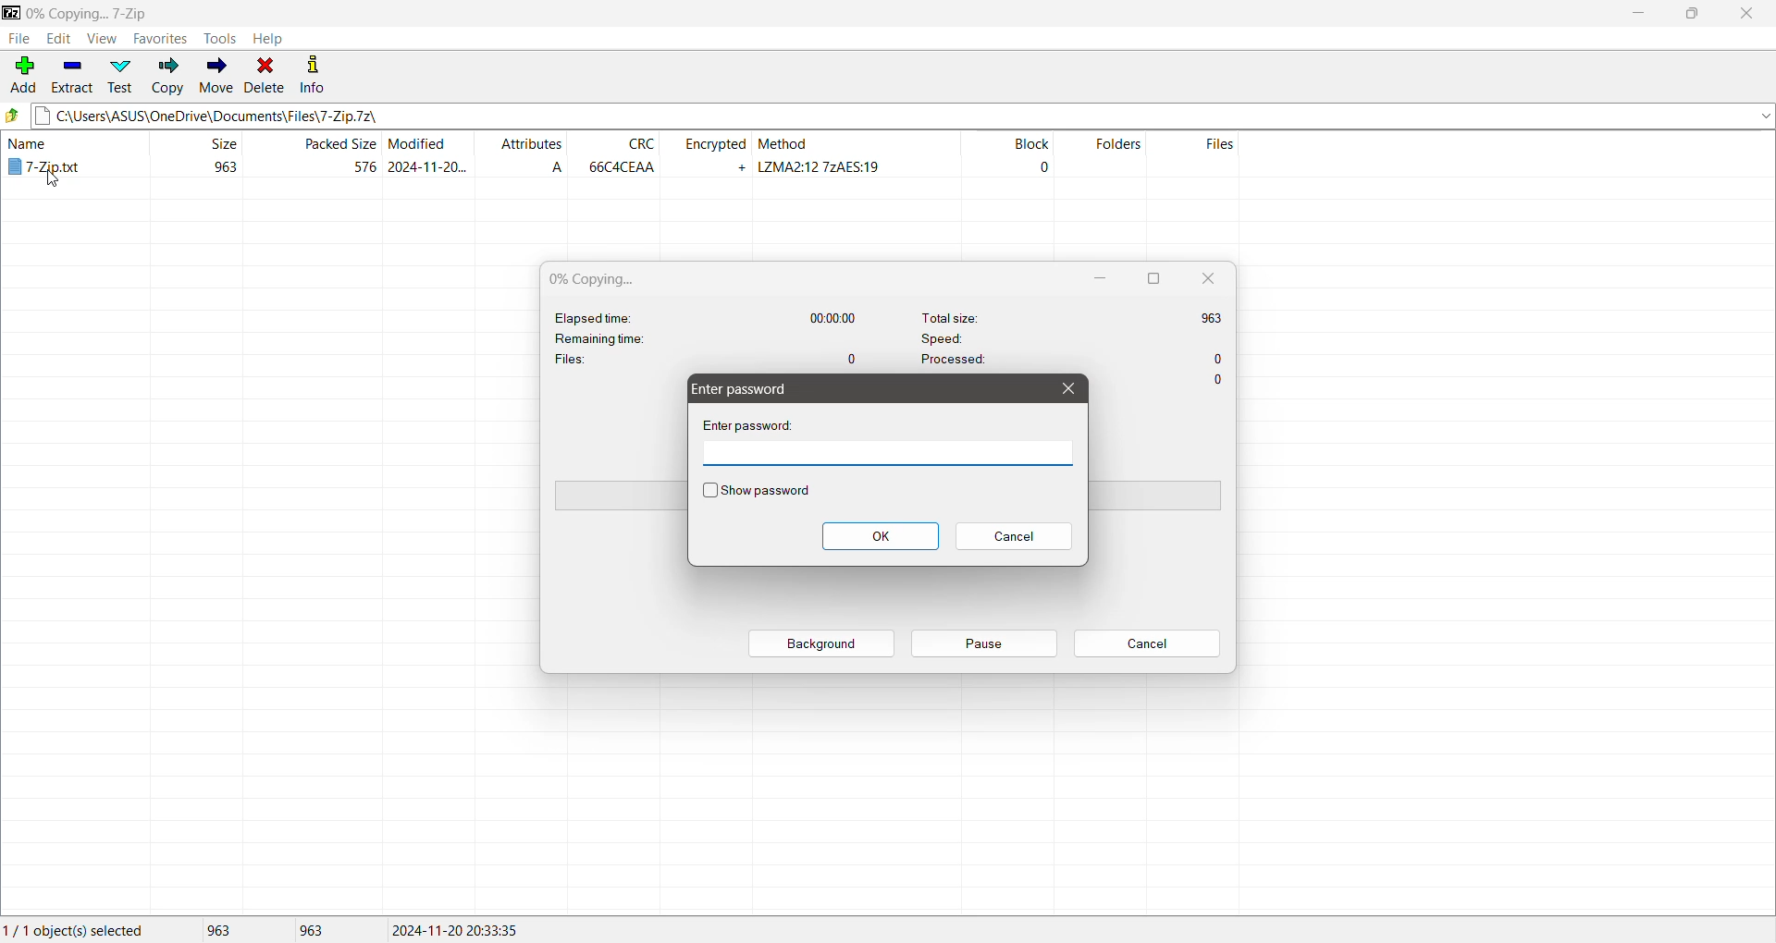 The height and width of the screenshot is (943, 1776). Describe the element at coordinates (888, 454) in the screenshot. I see `Enter the password set to open the archive file` at that location.